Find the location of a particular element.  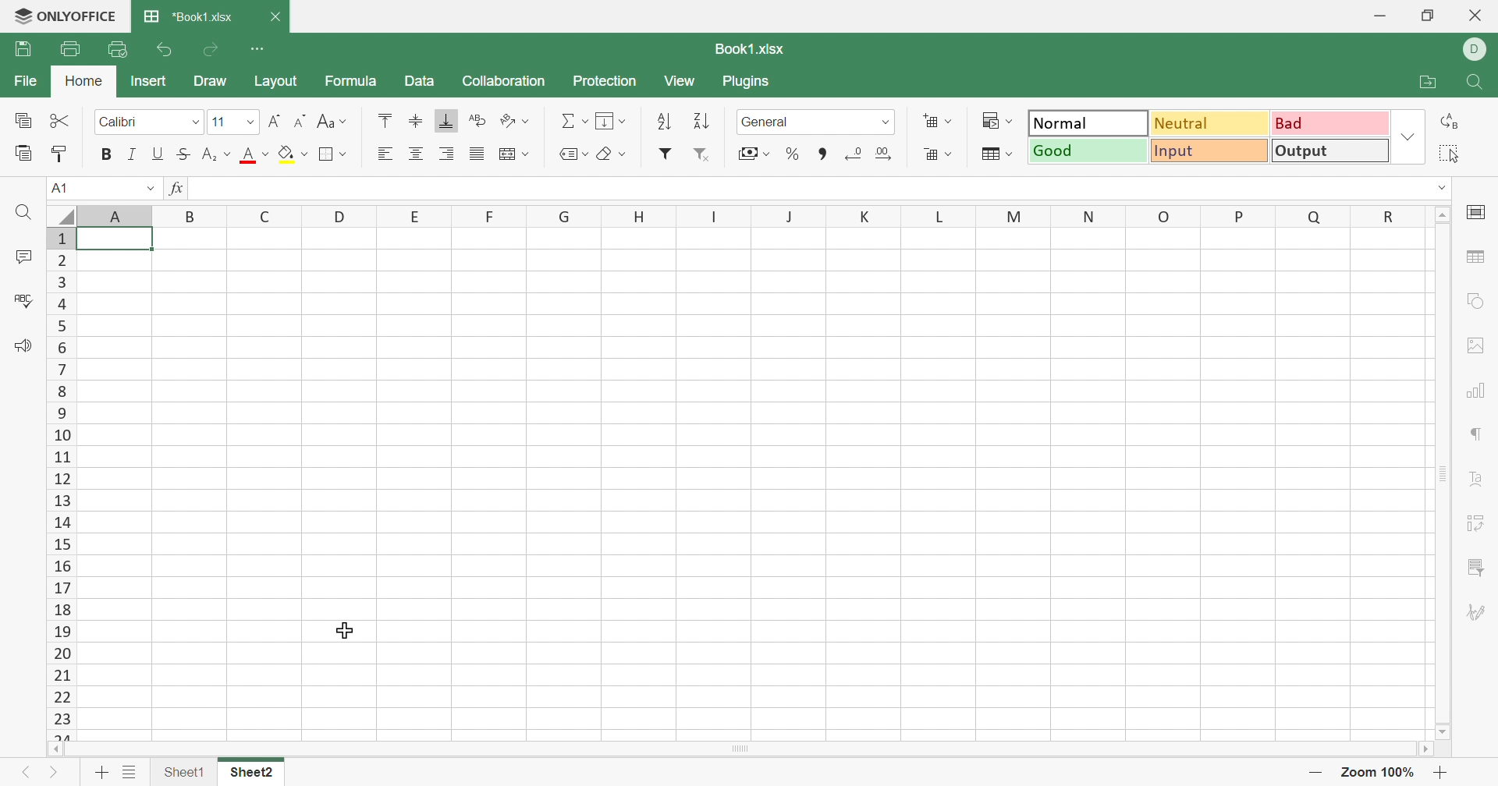

File is located at coordinates (24, 80).